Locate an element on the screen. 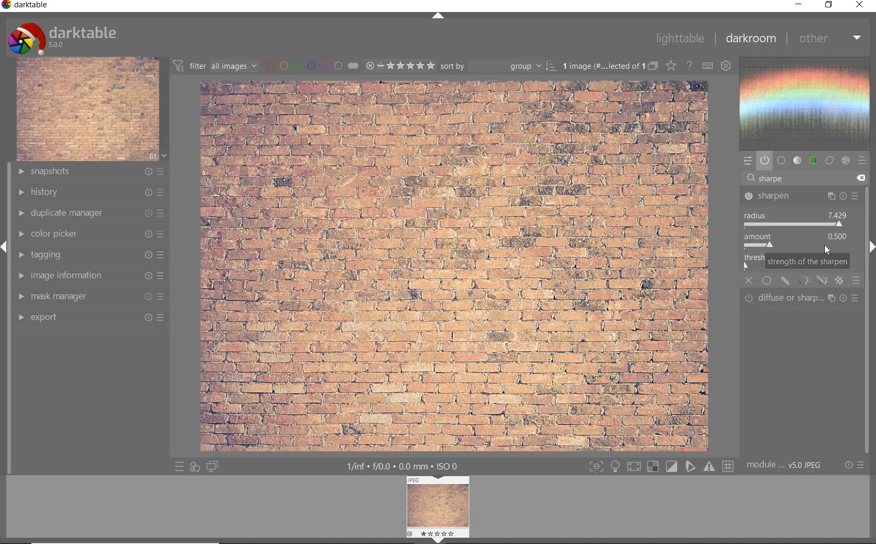  image information is located at coordinates (90, 275).